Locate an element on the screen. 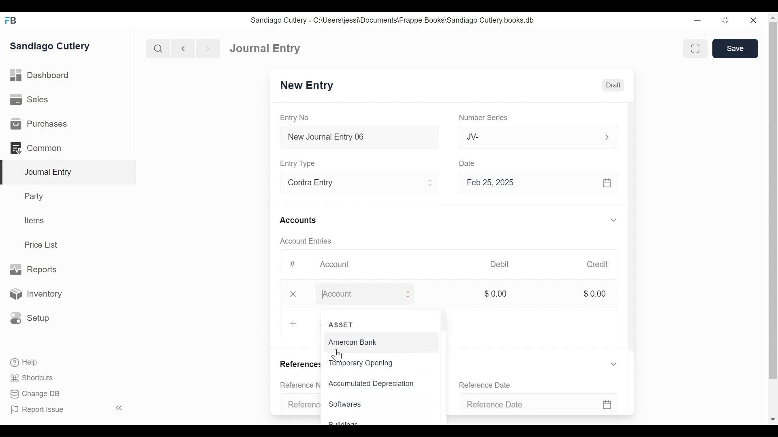 The height and width of the screenshot is (437, 778). Vertical Scroll bar is located at coordinates (633, 231).